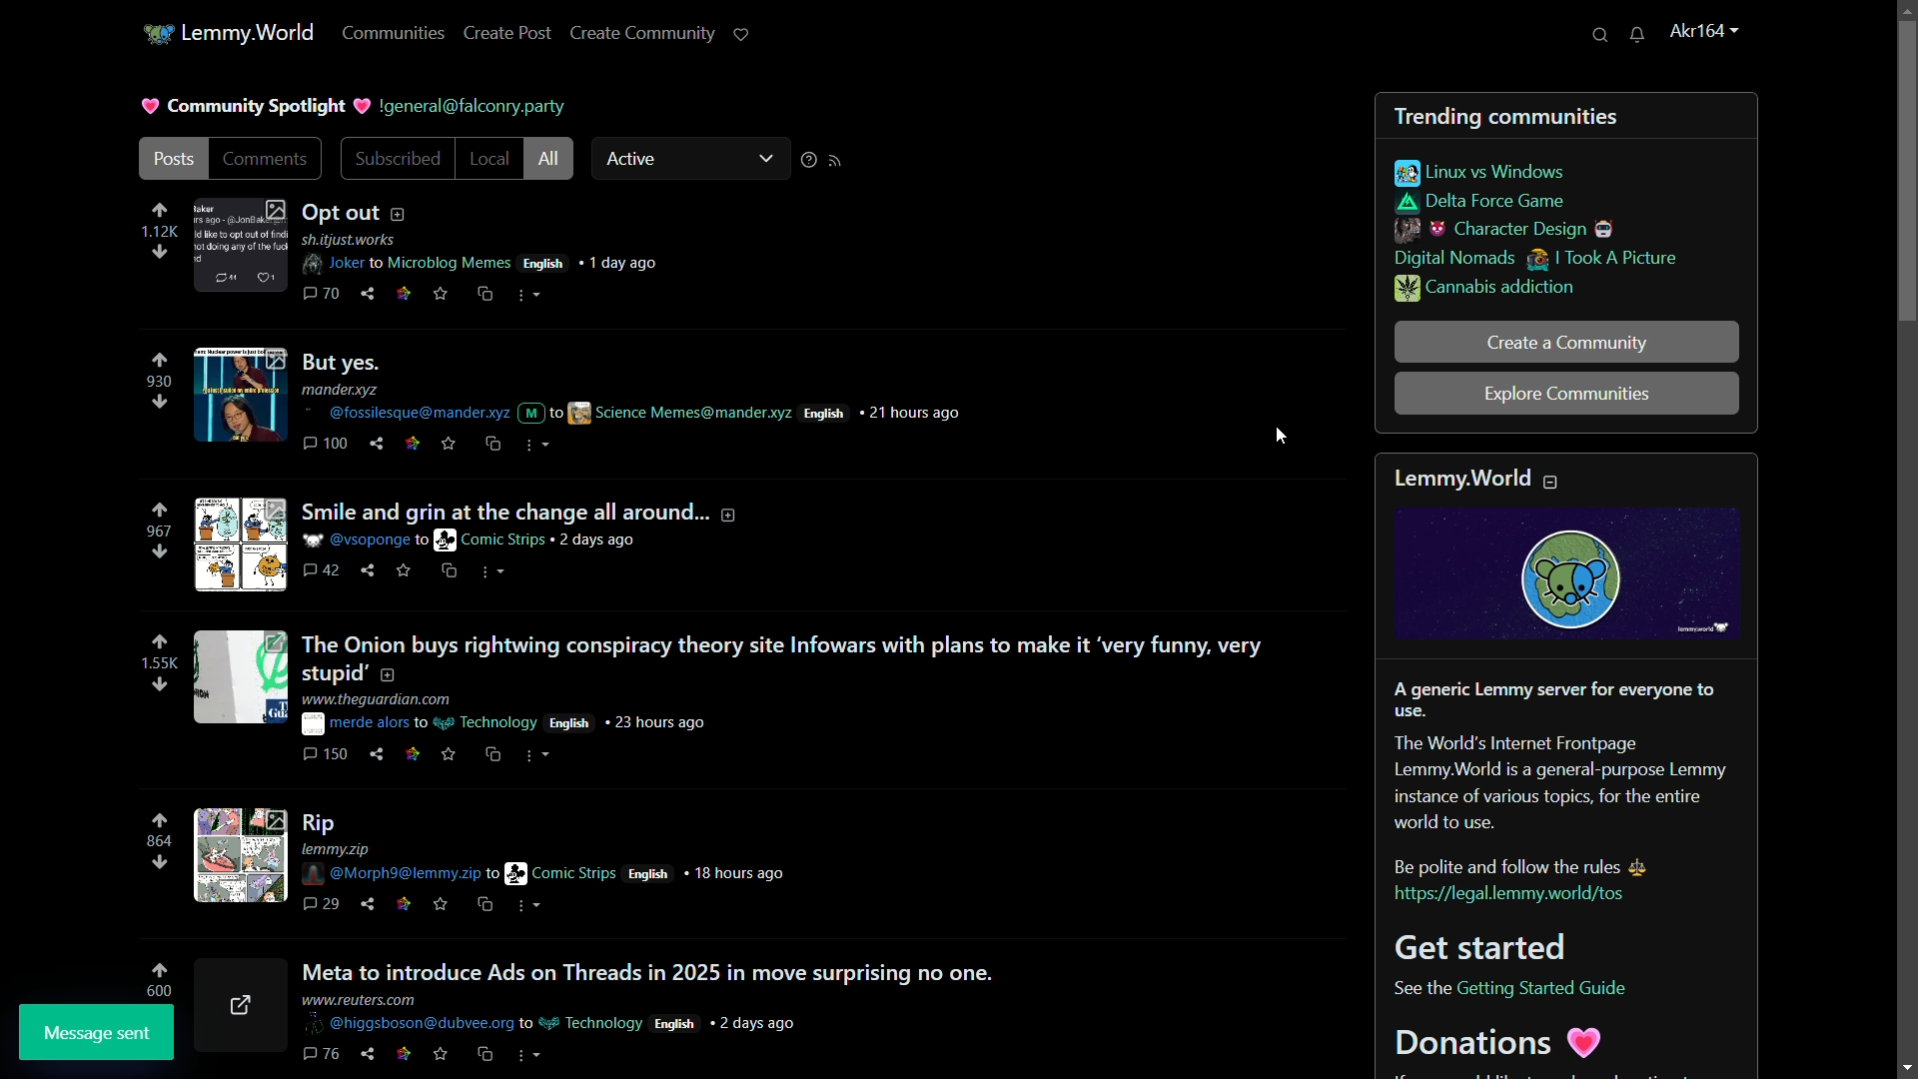 Image resolution: width=1918 pixels, height=1079 pixels. Describe the element at coordinates (537, 753) in the screenshot. I see `more` at that location.